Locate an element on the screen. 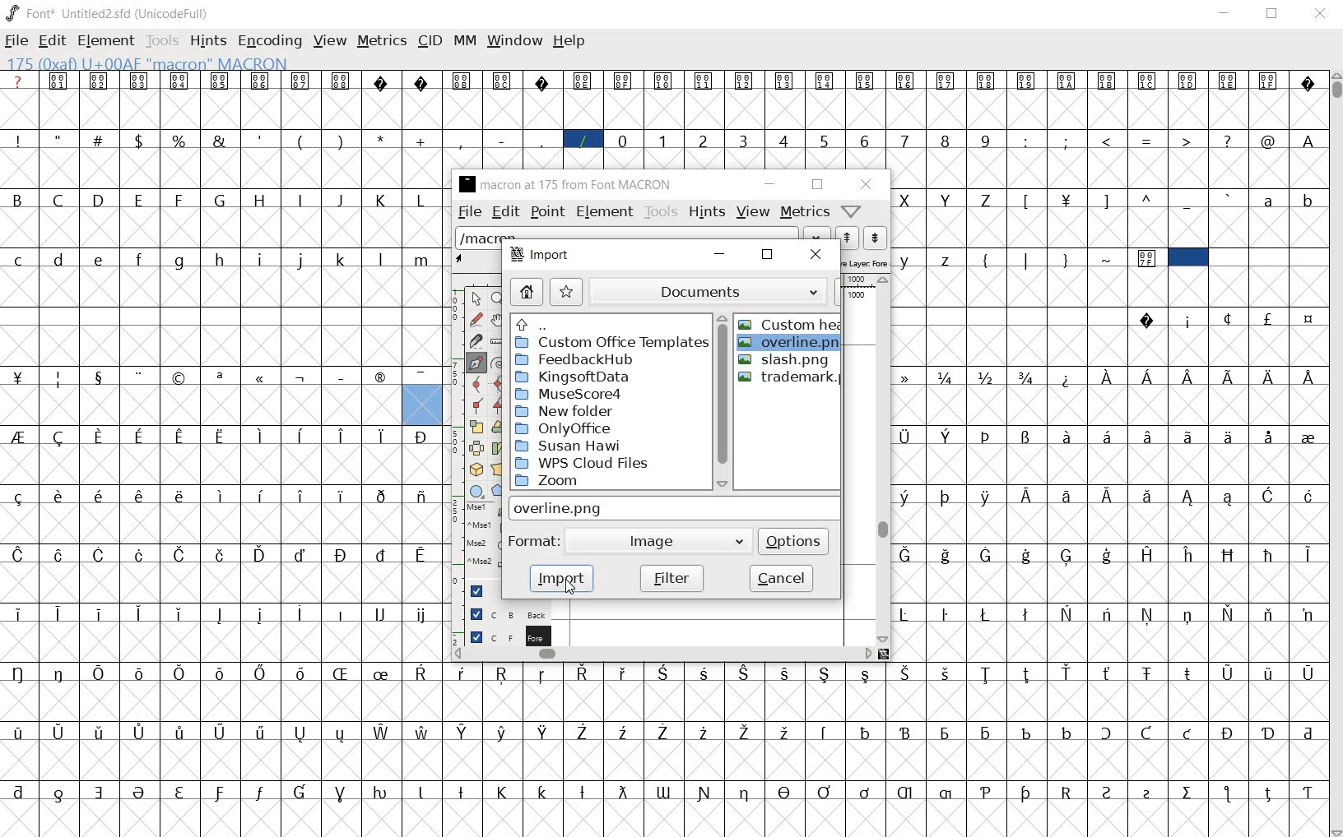 This screenshot has height=837, width=1343. Symbol is located at coordinates (946, 553).